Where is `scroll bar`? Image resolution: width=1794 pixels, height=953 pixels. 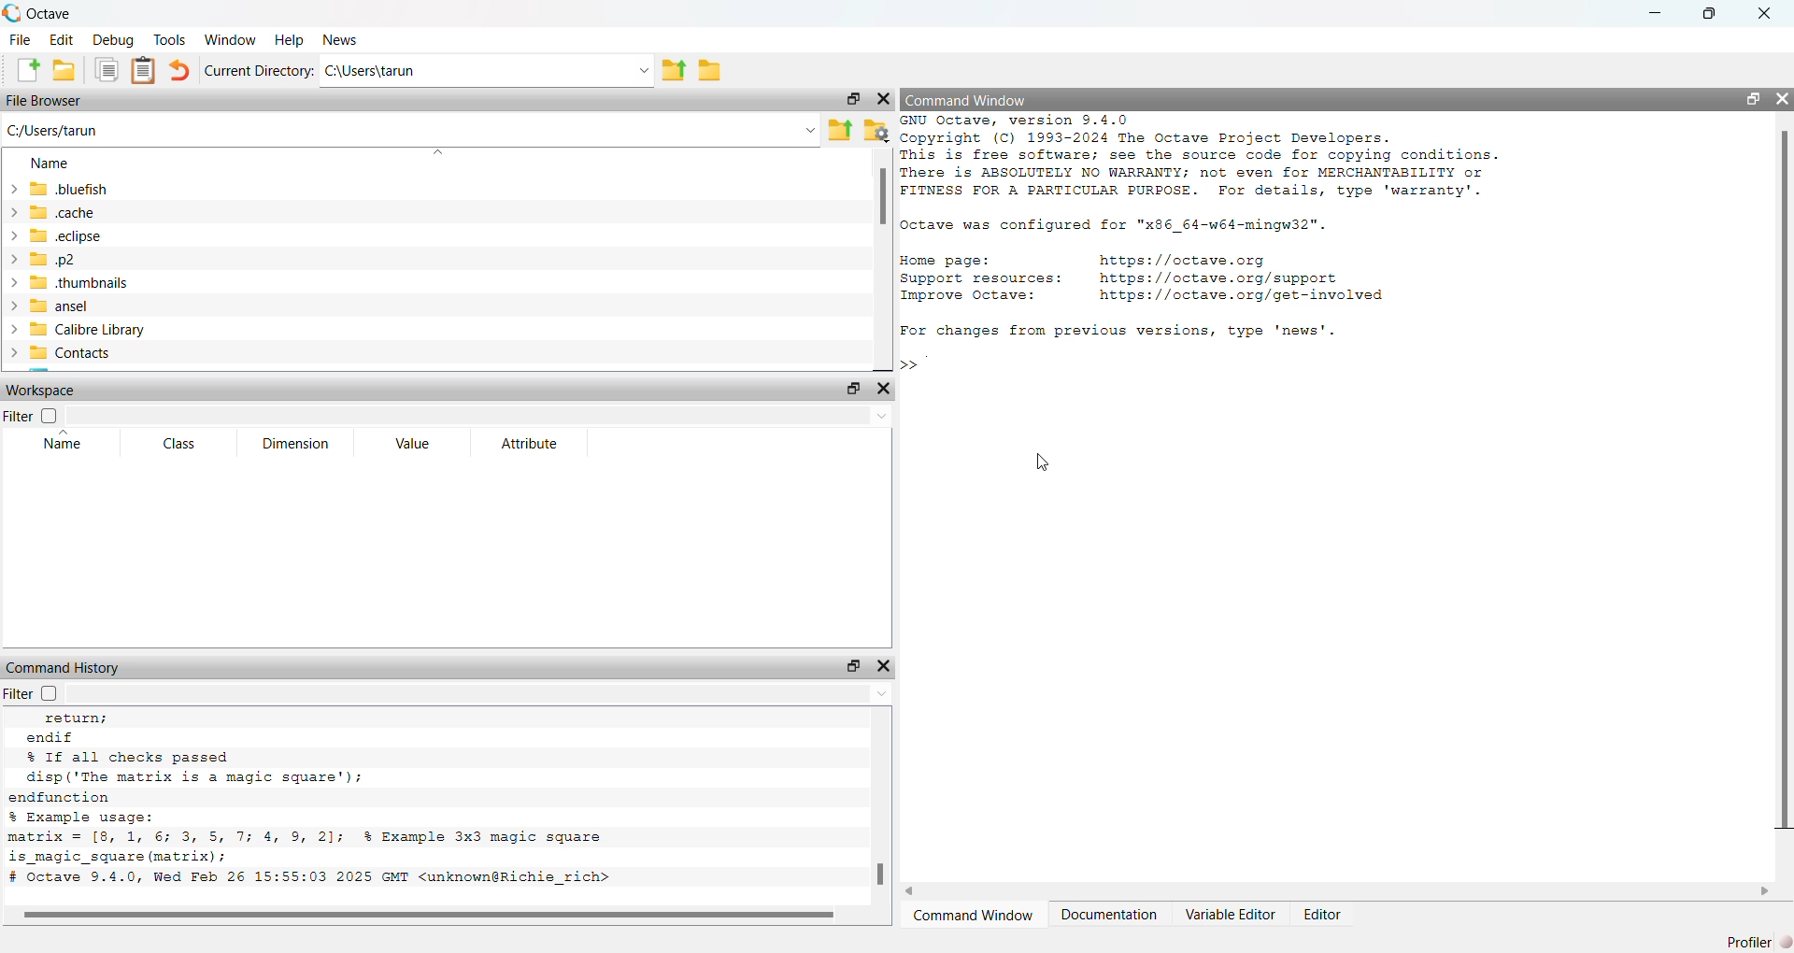
scroll bar is located at coordinates (879, 200).